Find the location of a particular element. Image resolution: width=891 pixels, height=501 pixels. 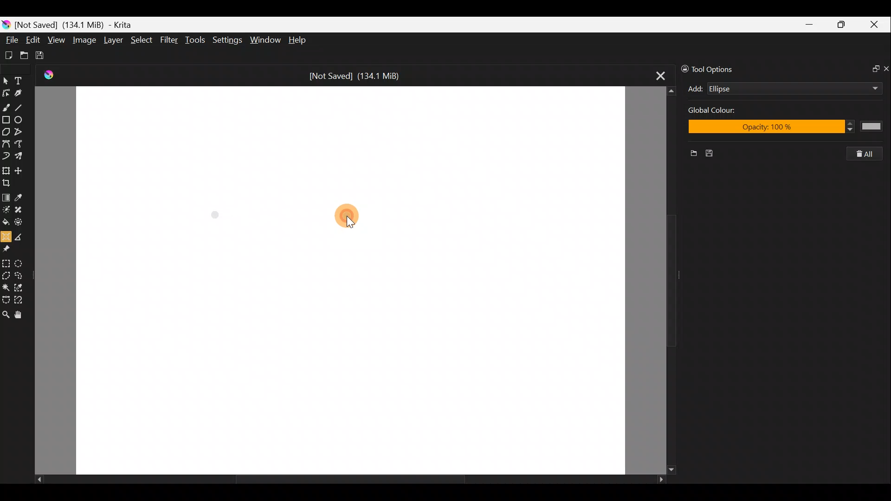

Cursor on canvas is located at coordinates (352, 218).